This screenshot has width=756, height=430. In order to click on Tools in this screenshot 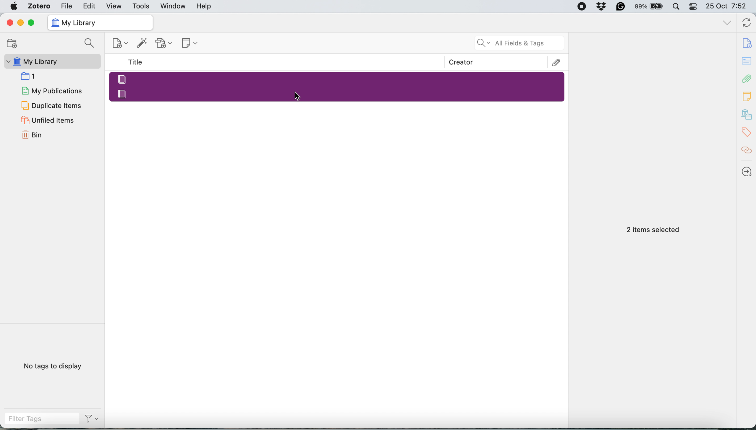, I will do `click(141, 6)`.